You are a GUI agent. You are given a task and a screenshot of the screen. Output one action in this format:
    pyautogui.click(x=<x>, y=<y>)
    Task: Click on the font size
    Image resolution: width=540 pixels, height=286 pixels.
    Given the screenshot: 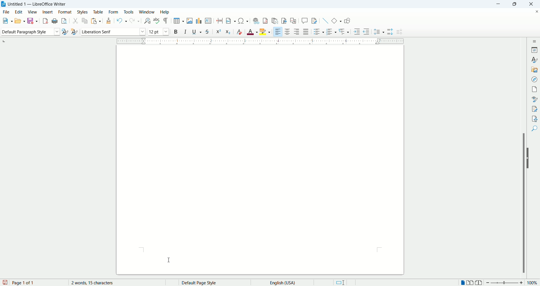 What is the action you would take?
    pyautogui.click(x=158, y=31)
    